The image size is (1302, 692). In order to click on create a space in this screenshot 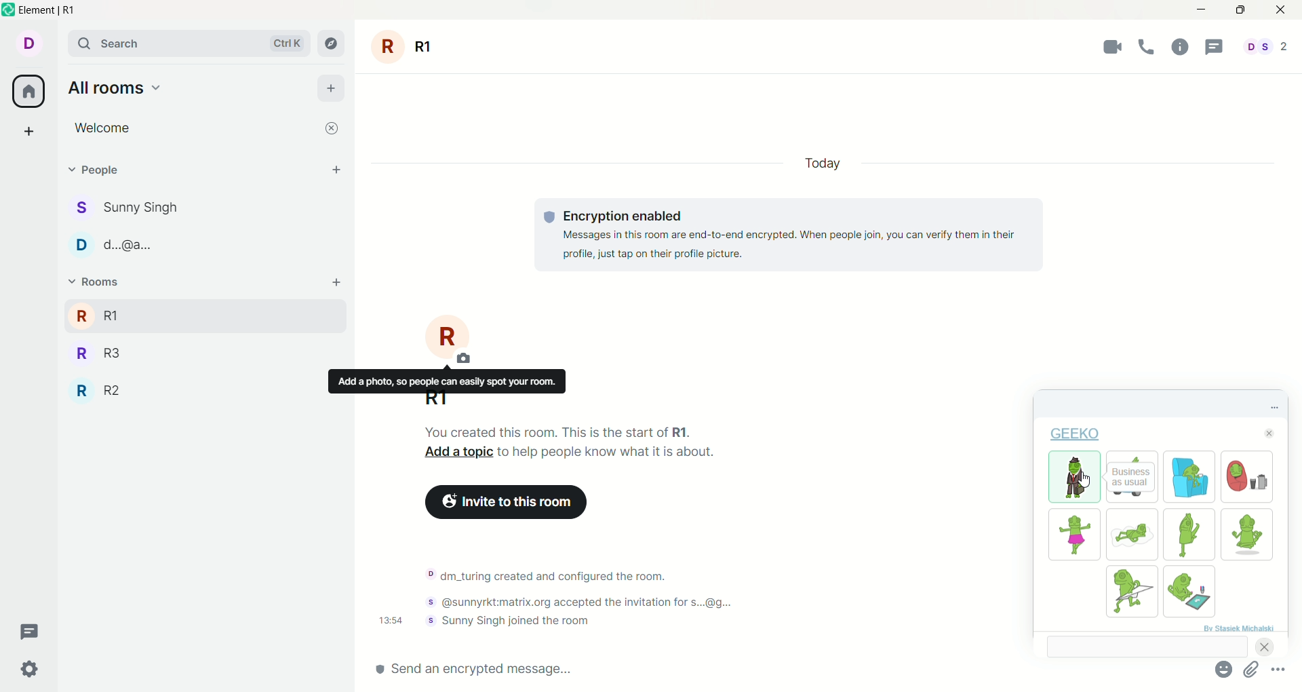, I will do `click(29, 131)`.